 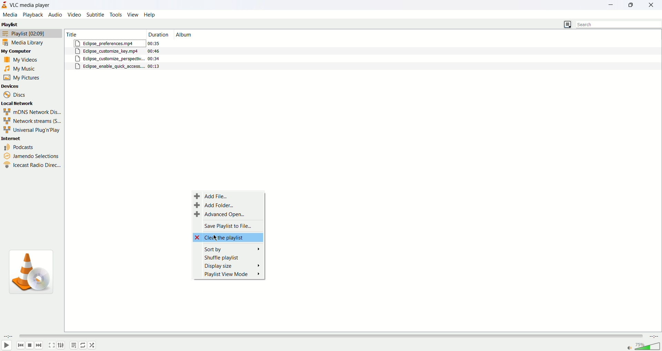 I want to click on play, so click(x=7, y=345).